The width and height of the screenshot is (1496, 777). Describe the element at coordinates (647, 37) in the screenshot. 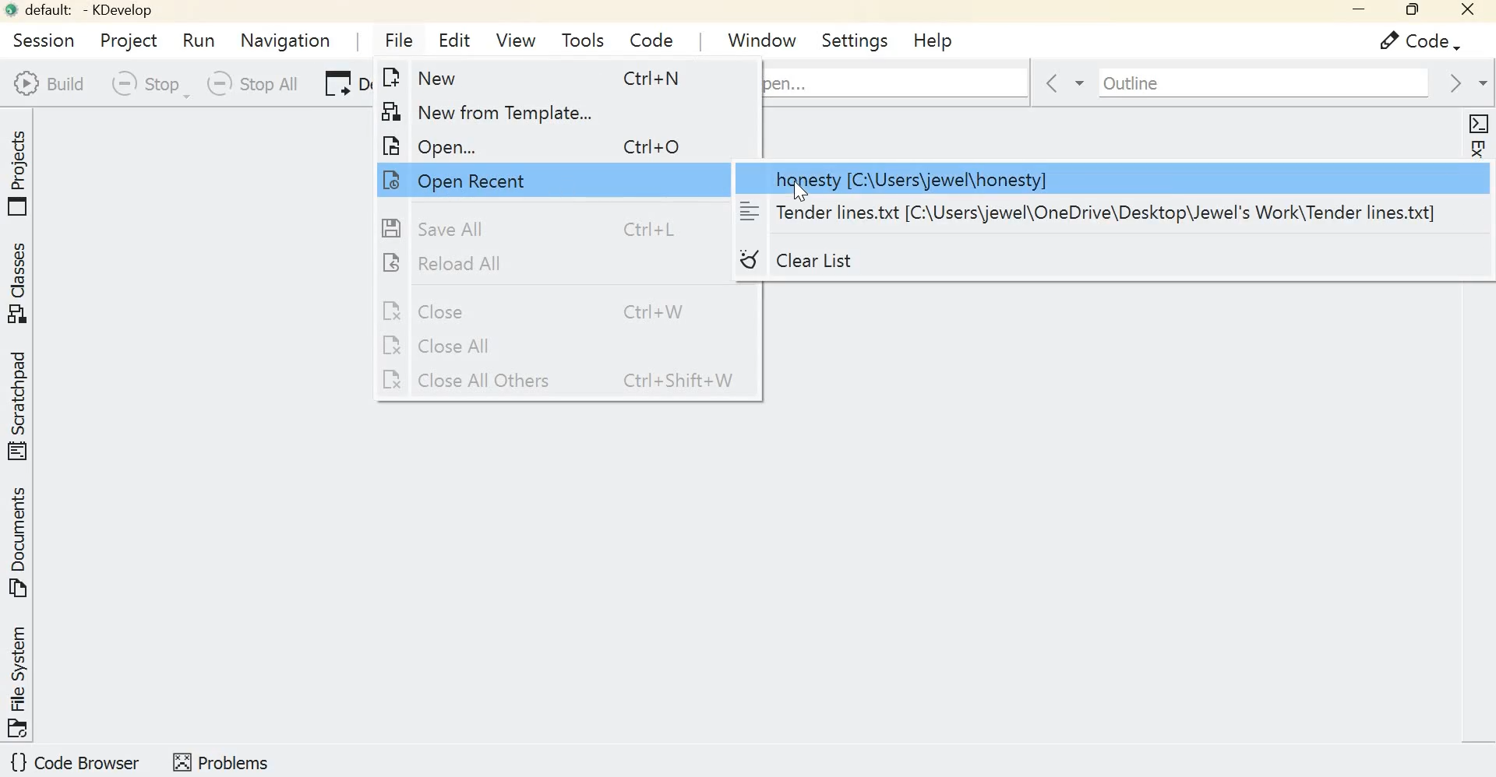

I see `Code` at that location.